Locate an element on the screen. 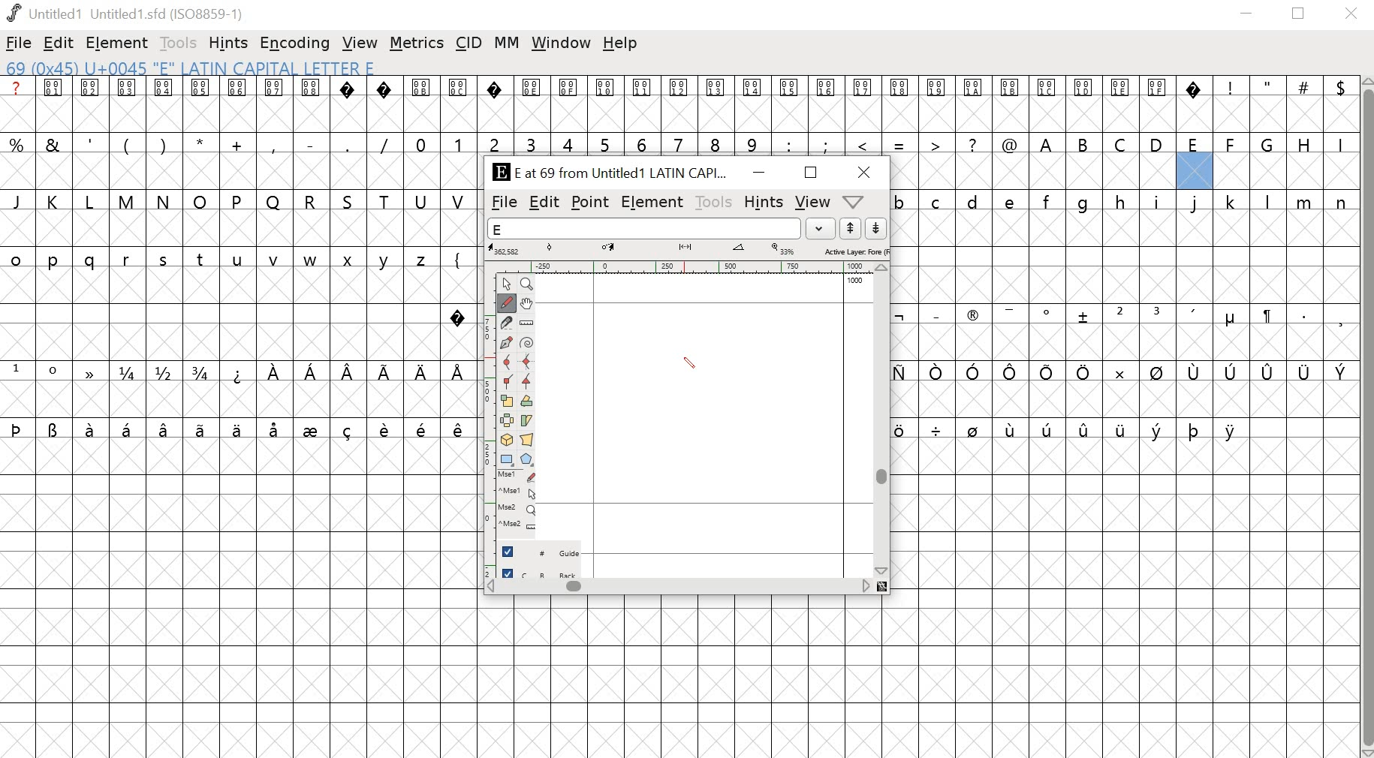 This screenshot has width=1374, height=758. Knife is located at coordinates (508, 323).